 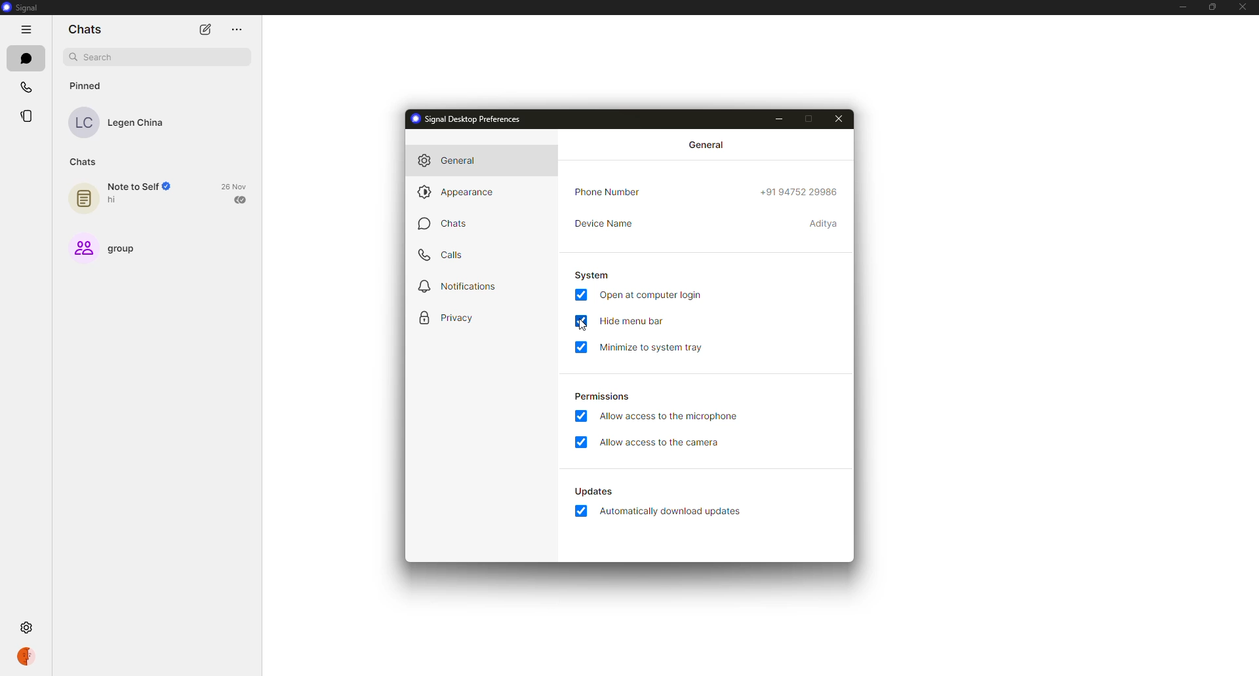 What do you see at coordinates (592, 274) in the screenshot?
I see `system` at bounding box center [592, 274].